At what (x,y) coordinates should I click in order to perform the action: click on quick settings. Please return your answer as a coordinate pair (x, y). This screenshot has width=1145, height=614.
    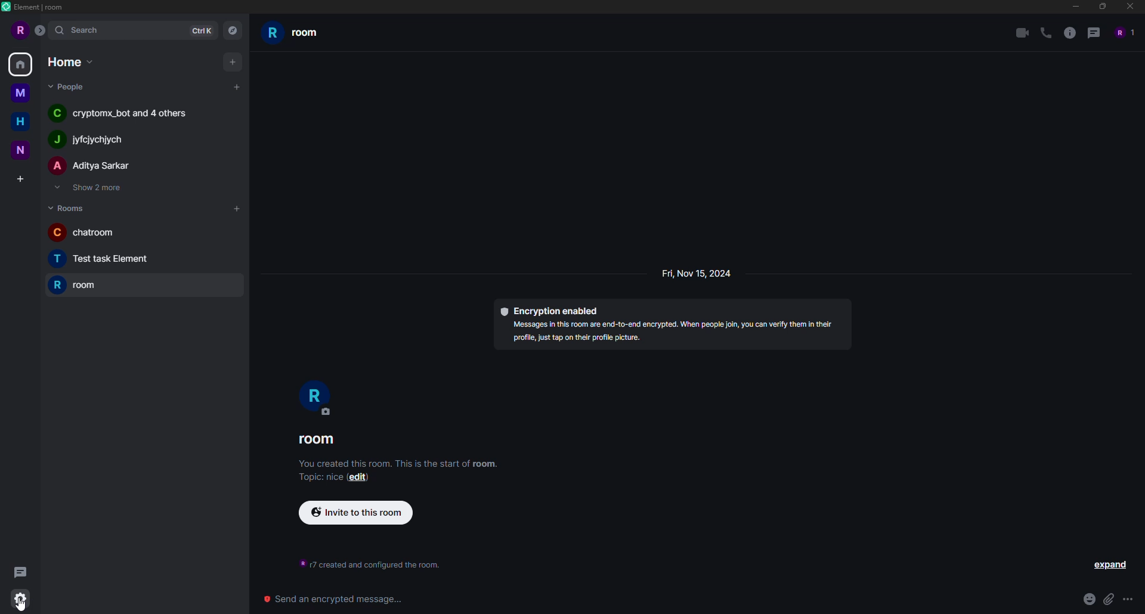
    Looking at the image, I should click on (22, 599).